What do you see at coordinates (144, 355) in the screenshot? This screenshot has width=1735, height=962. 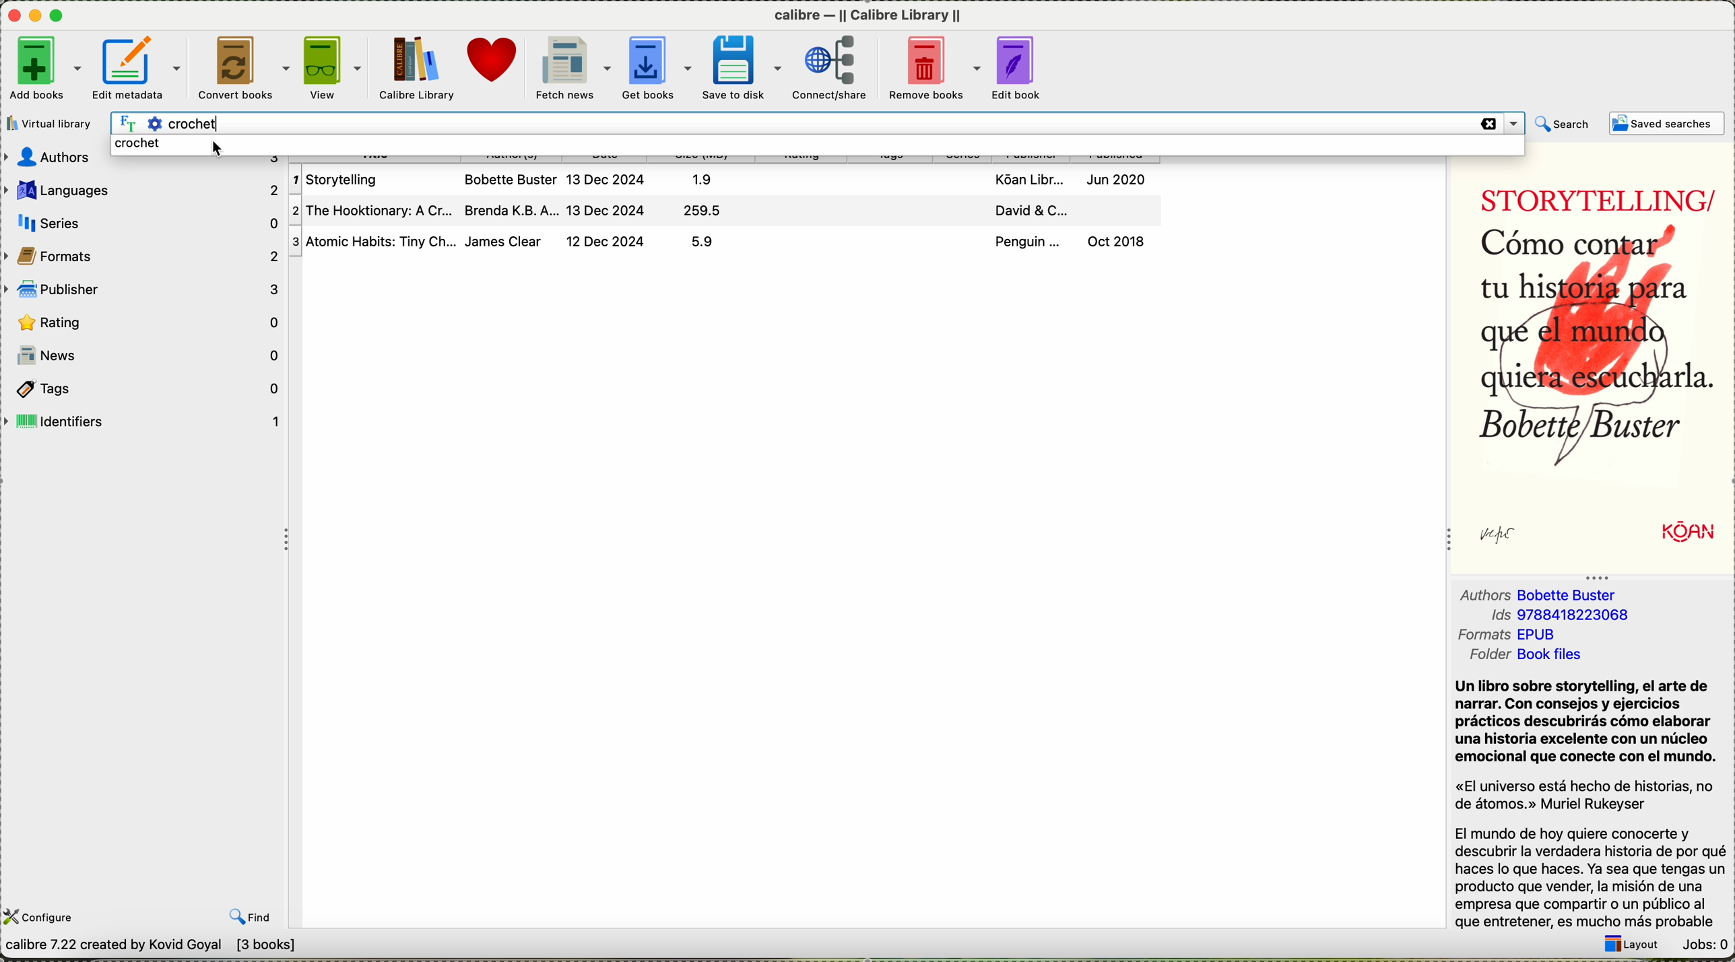 I see `news` at bounding box center [144, 355].